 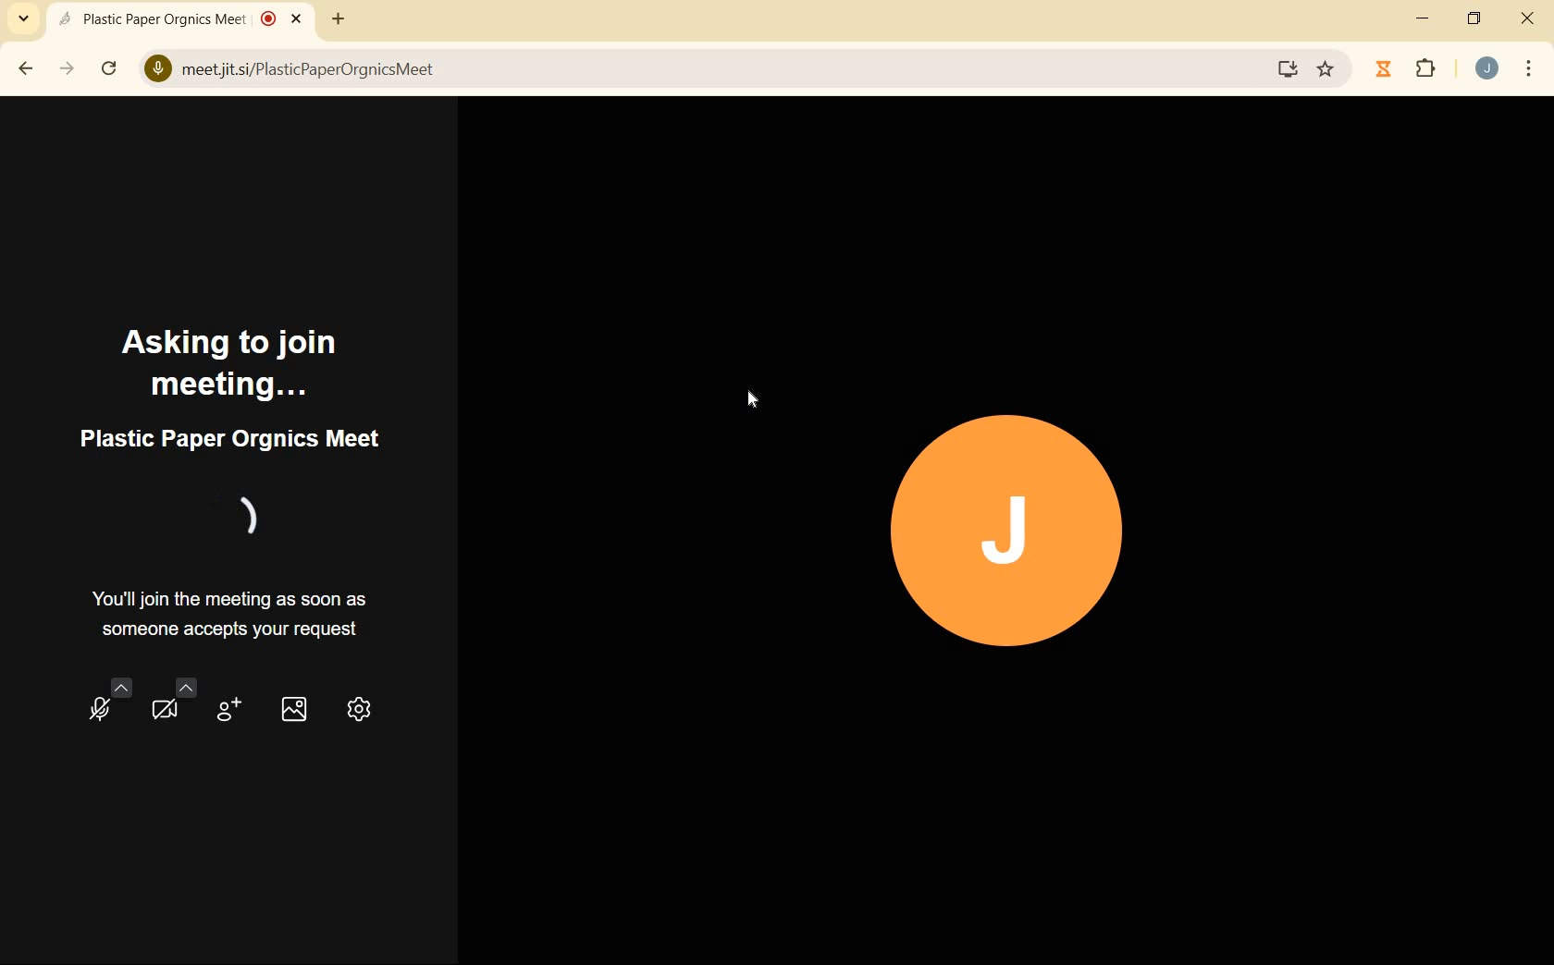 I want to click on back, so click(x=27, y=69).